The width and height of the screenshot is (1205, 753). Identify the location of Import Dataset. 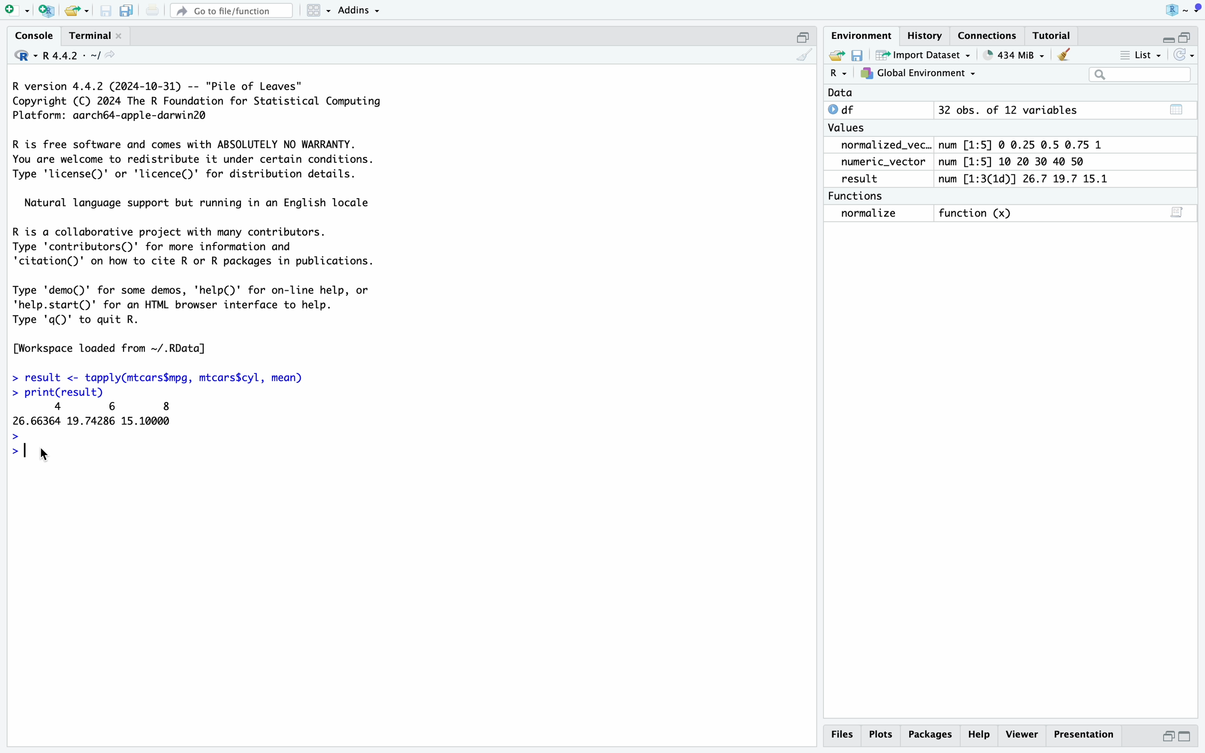
(923, 55).